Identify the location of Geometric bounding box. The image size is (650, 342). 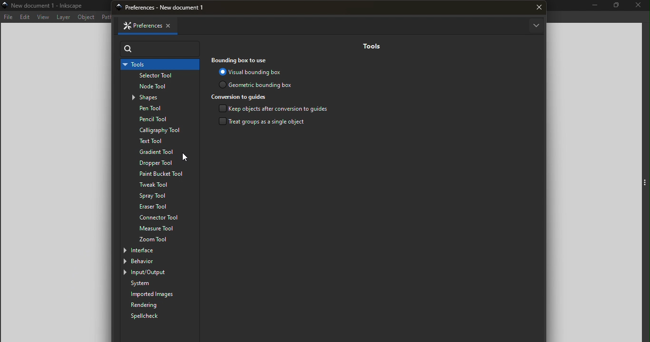
(257, 84).